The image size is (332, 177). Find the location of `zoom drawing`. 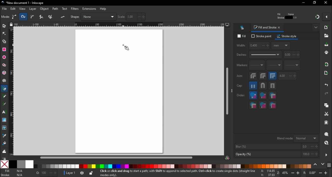

zoom drawing is located at coordinates (326, 143).